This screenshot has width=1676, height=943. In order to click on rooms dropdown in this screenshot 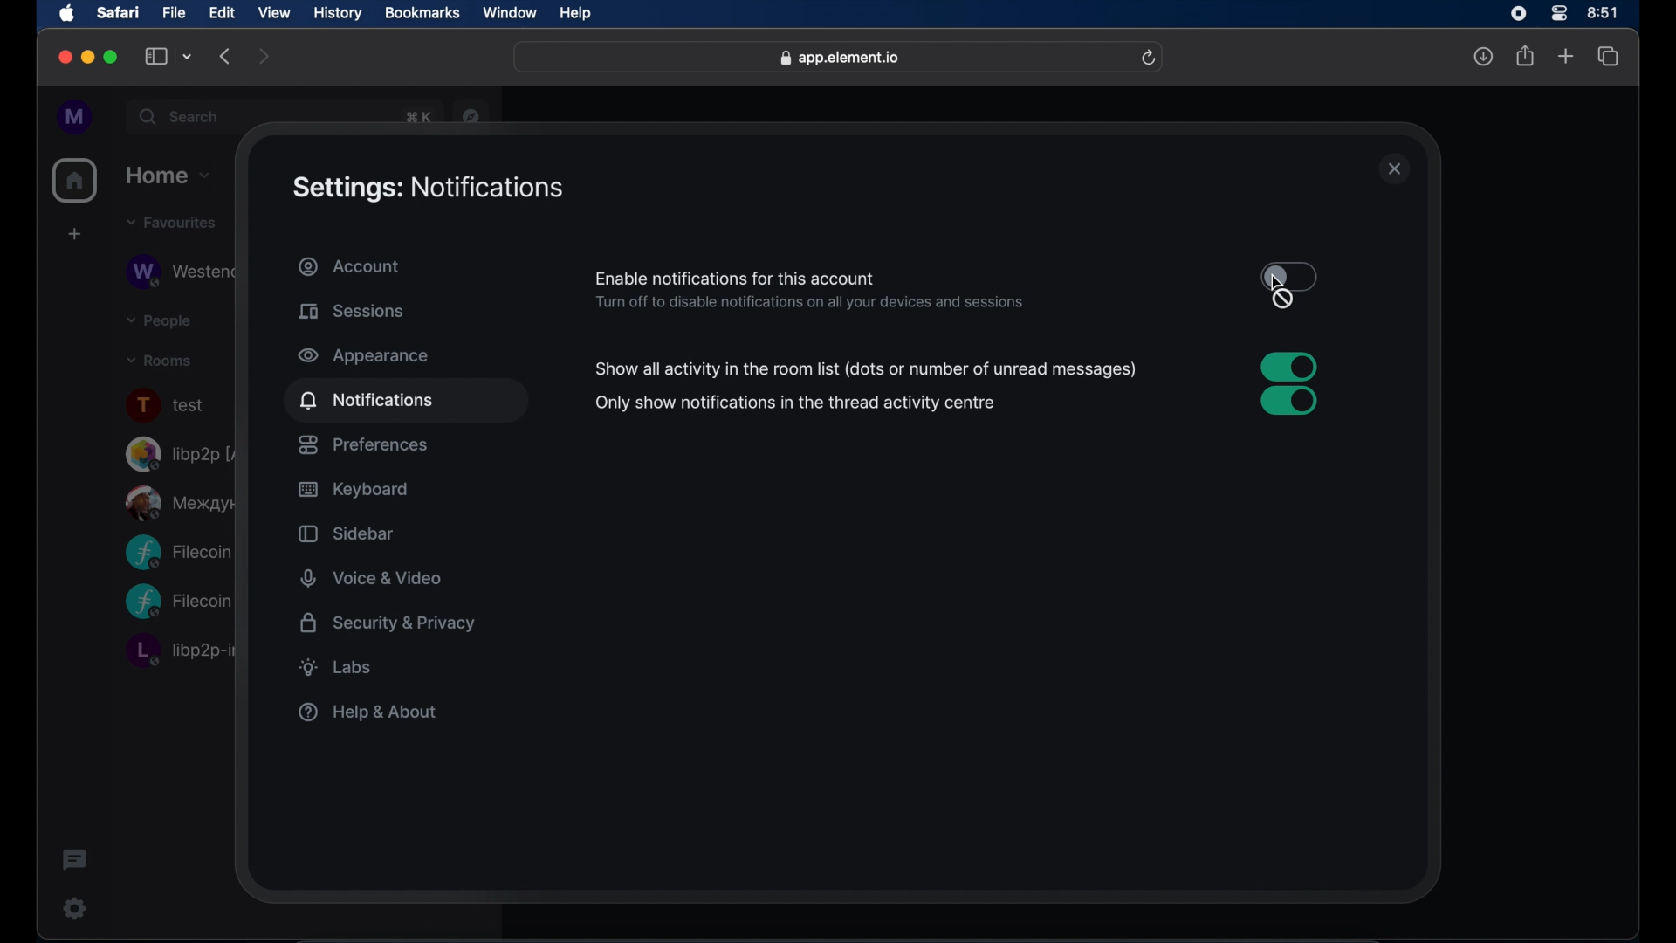, I will do `click(157, 361)`.